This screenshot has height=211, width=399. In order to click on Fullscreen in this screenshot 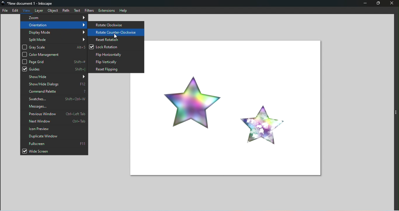, I will do `click(54, 144)`.